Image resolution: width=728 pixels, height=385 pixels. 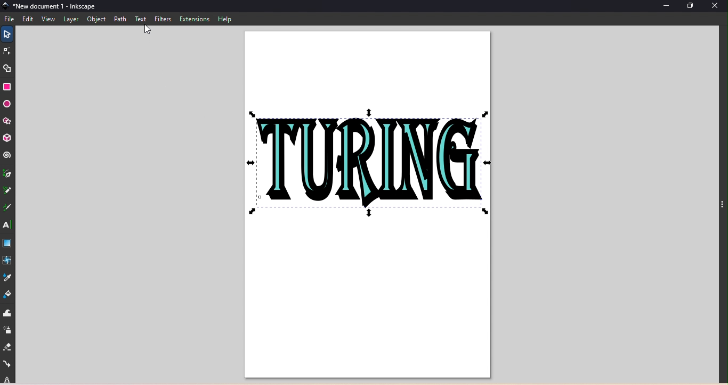 I want to click on Spiral tool, so click(x=7, y=155).